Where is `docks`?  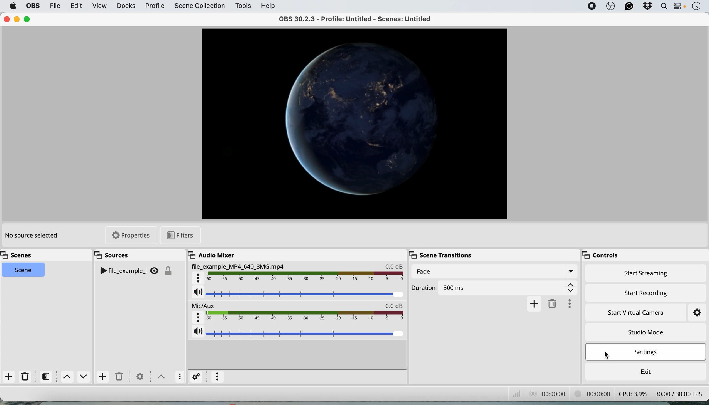
docks is located at coordinates (126, 6).